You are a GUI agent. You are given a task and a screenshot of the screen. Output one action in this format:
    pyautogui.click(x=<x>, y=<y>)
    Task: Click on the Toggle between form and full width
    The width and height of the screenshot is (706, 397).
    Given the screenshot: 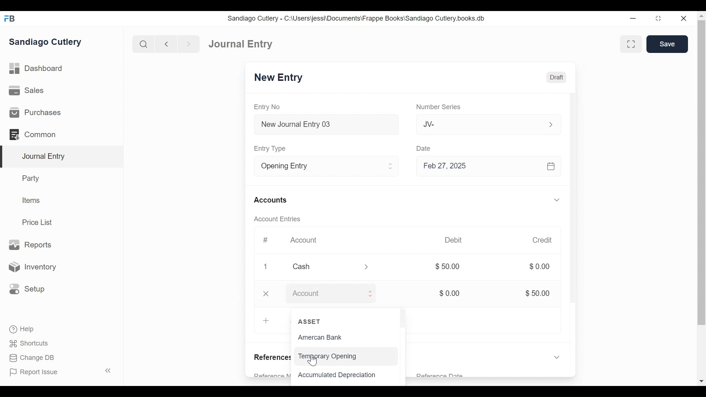 What is the action you would take?
    pyautogui.click(x=630, y=44)
    